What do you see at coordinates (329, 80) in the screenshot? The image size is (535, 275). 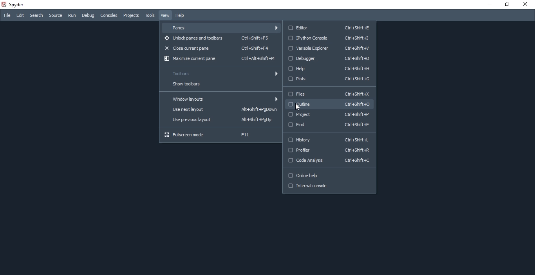 I see `Plots` at bounding box center [329, 80].